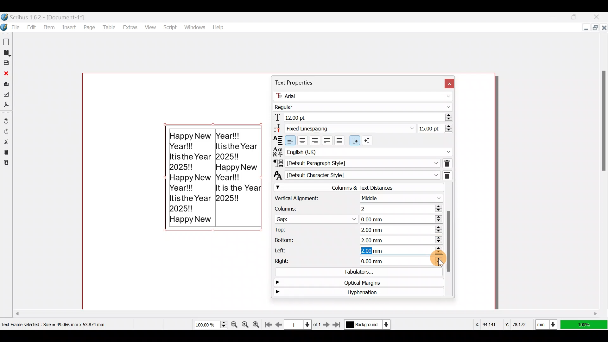  I want to click on Y-axis dimension values, so click(519, 322).